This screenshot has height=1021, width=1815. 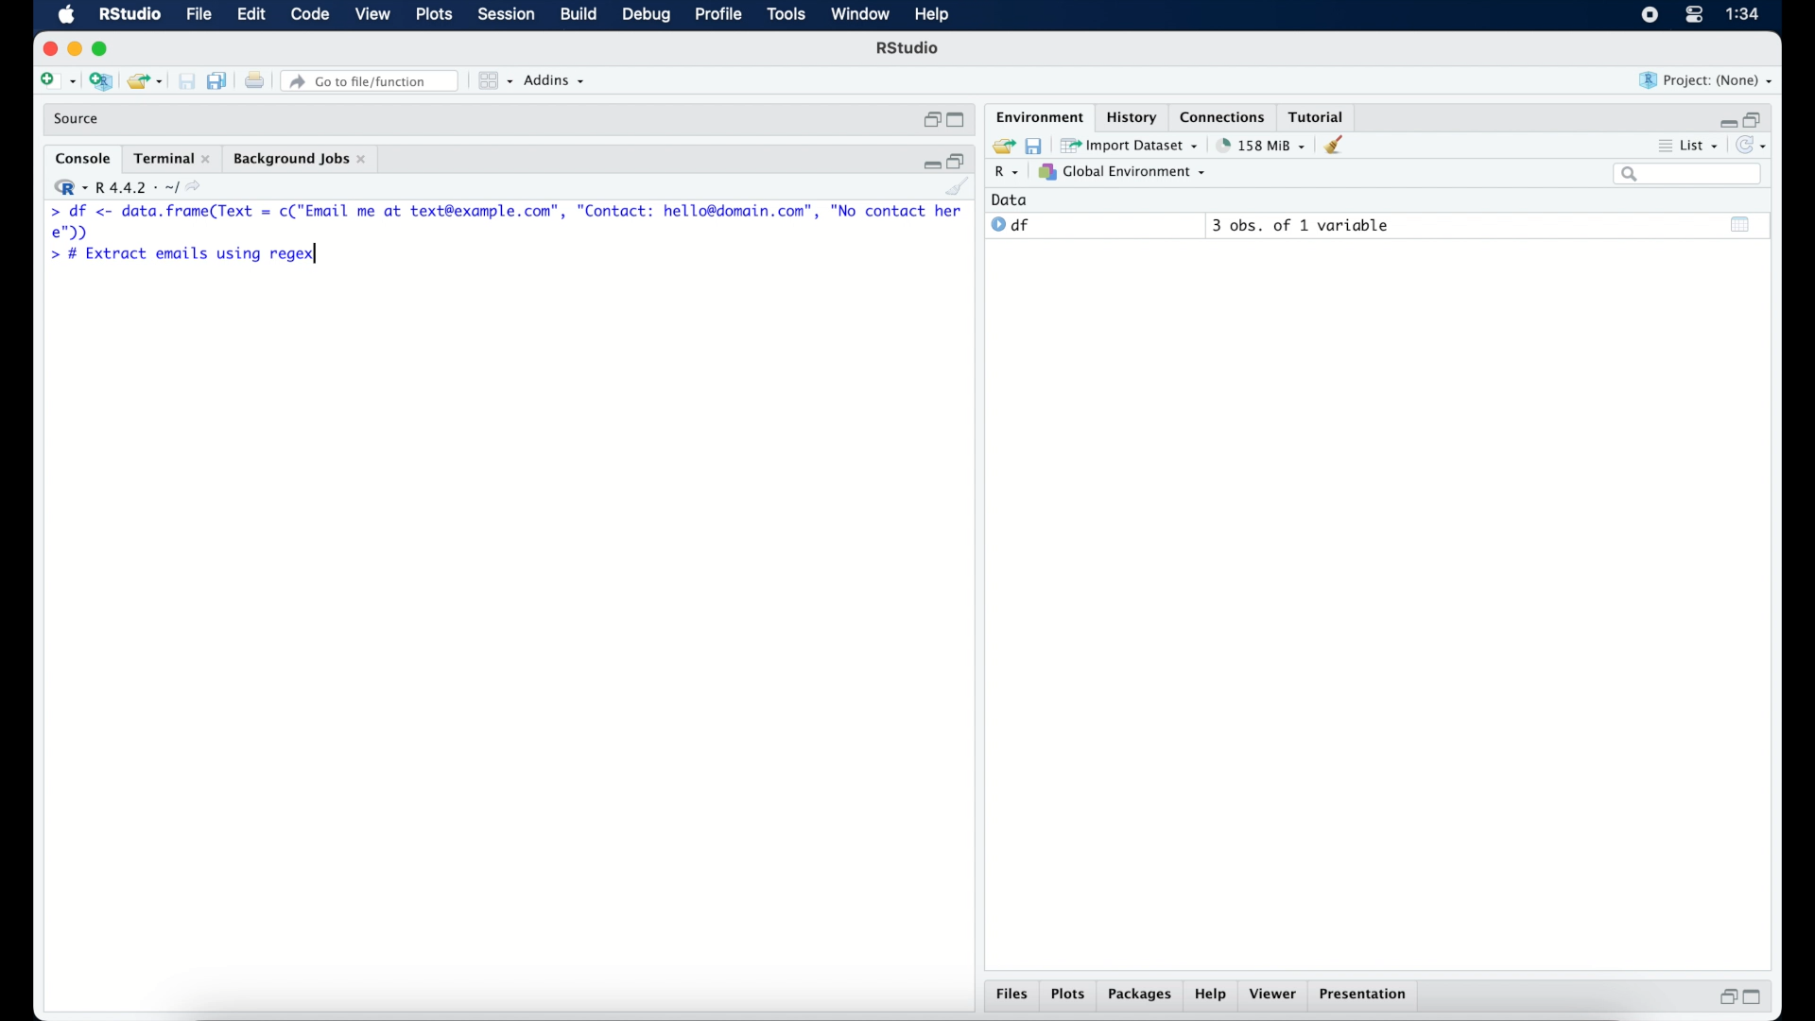 I want to click on console, so click(x=79, y=157).